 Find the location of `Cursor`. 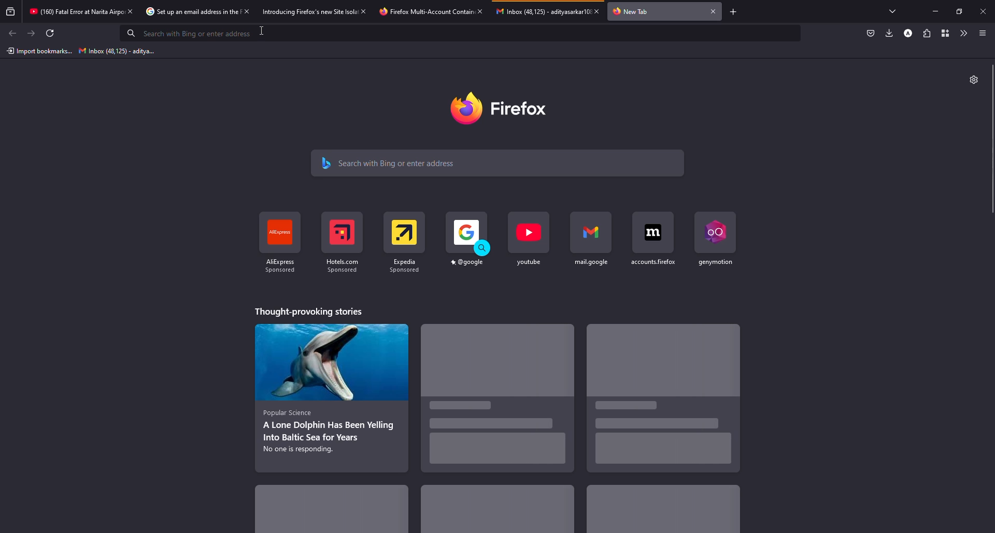

Cursor is located at coordinates (261, 31).